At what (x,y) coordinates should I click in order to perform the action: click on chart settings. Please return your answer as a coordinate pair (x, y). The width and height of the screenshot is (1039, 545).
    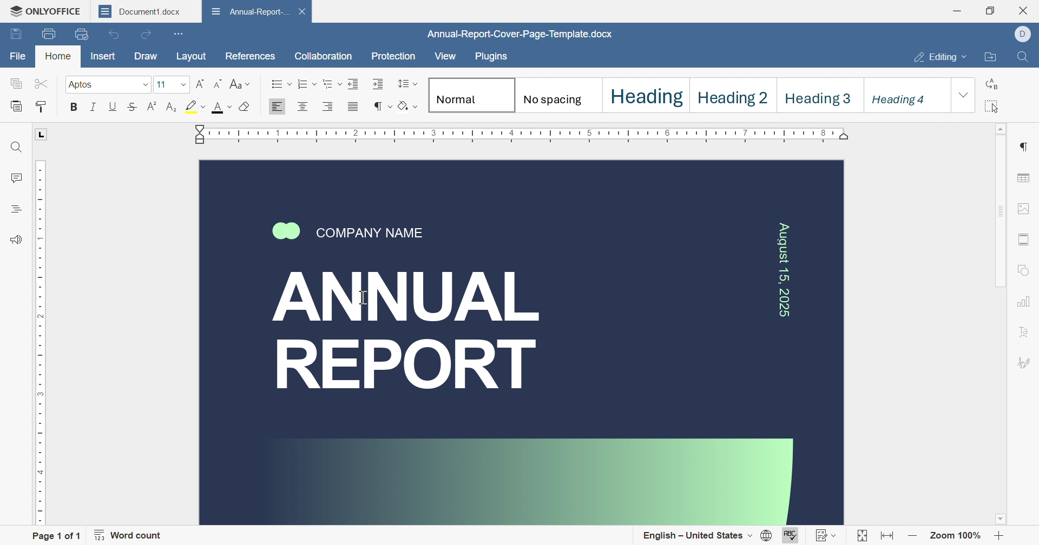
    Looking at the image, I should click on (1025, 302).